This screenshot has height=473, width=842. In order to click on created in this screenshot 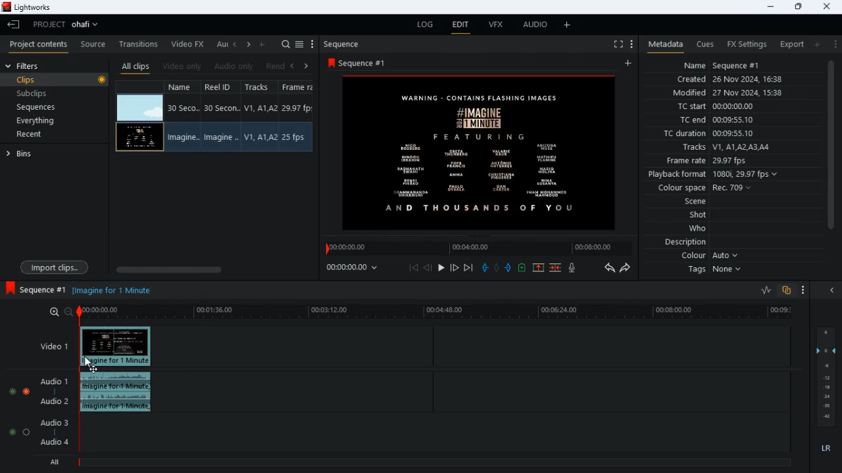, I will do `click(728, 79)`.